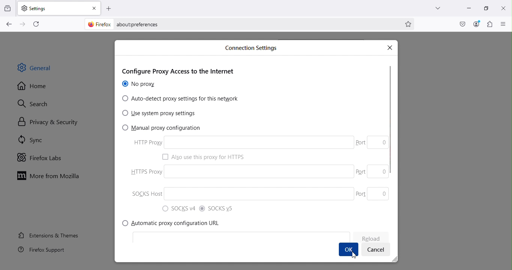  I want to click on port, so click(361, 142).